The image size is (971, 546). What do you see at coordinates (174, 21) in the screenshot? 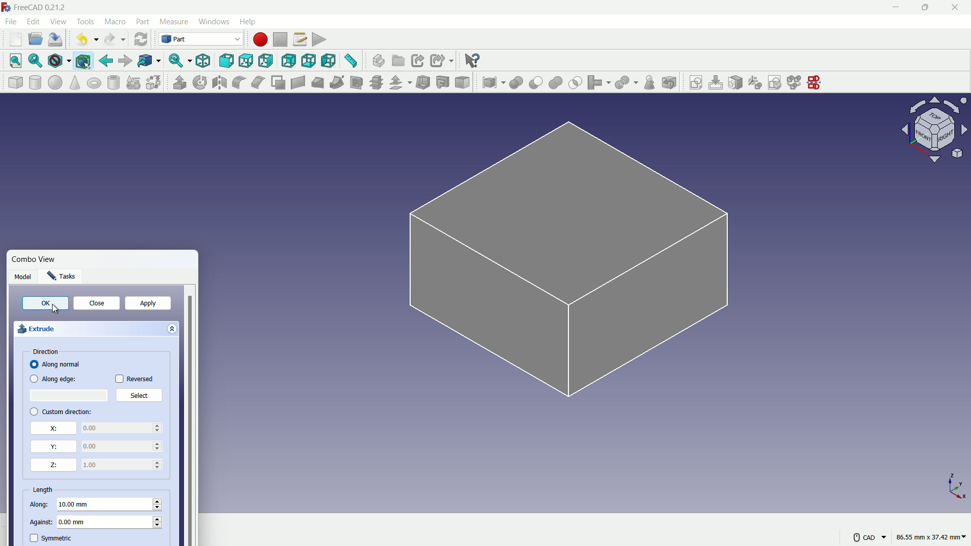
I see `measure` at bounding box center [174, 21].